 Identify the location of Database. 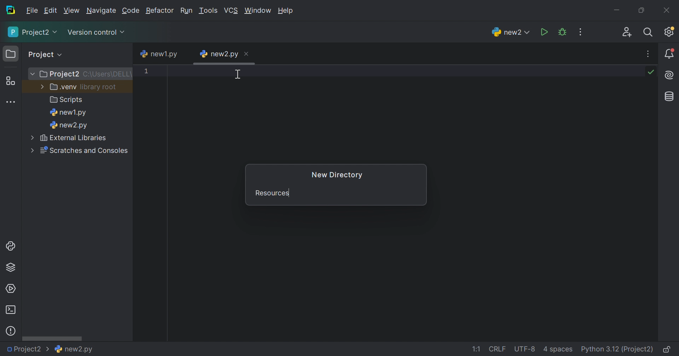
(670, 97).